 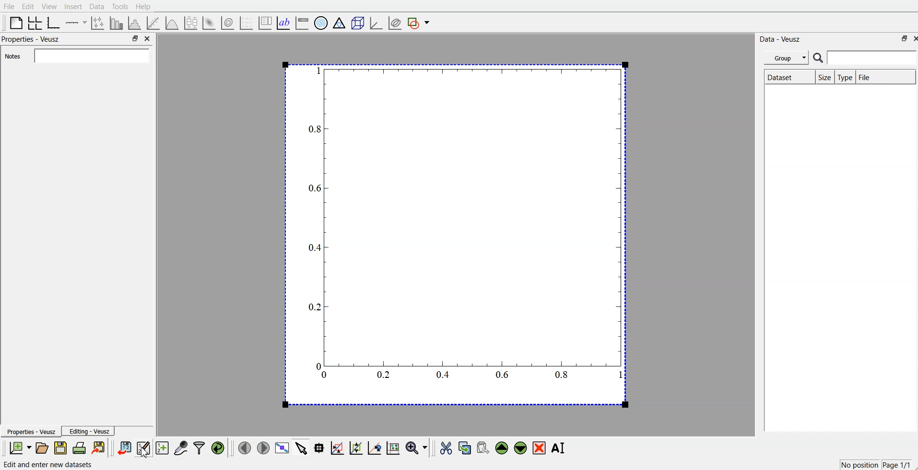 What do you see at coordinates (14, 23) in the screenshot?
I see `blank page` at bounding box center [14, 23].